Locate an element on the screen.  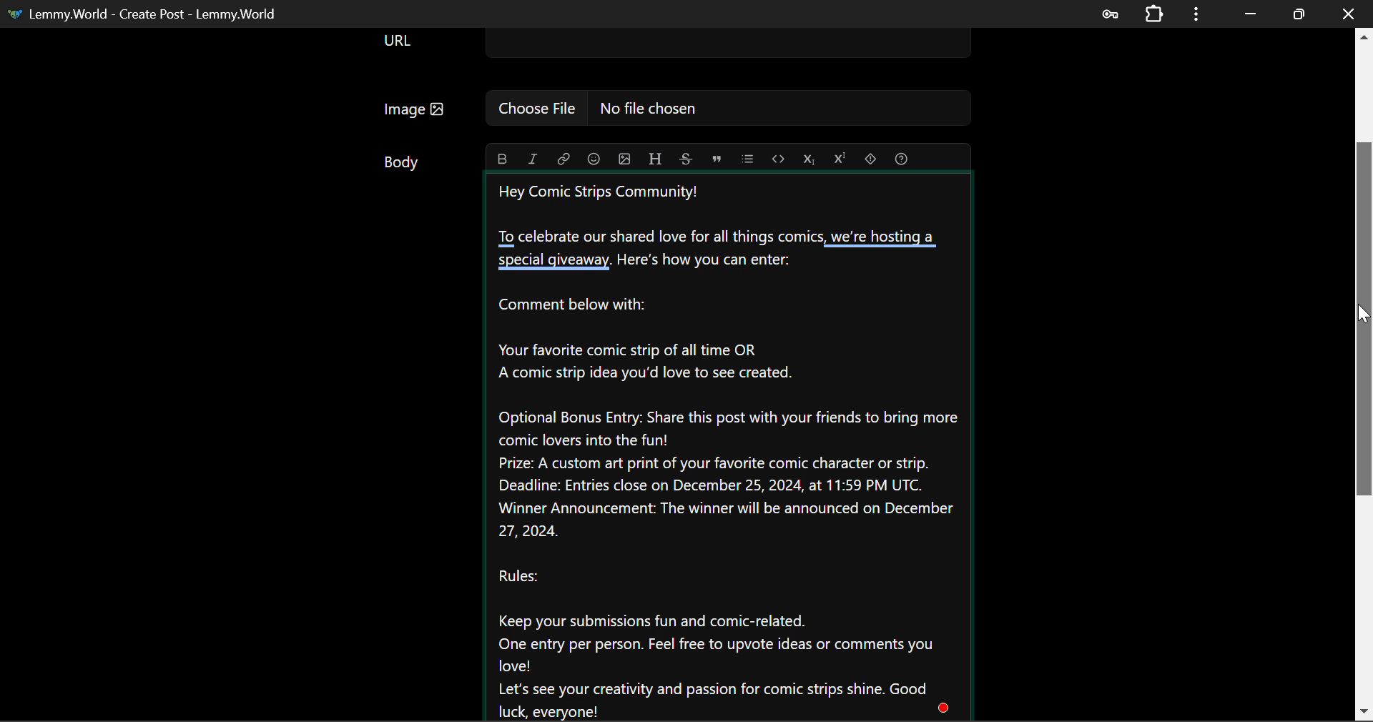
Hey Comic Strips Community!To celebrate our shared love for all things comics, we're hosting a special giveaway. Here's how you can enter: Comment below with: Your favorite comic strip of all time ORA comic strip idea you'd love to see created. Optional Bonus Entry: Share this post with your friends to bring morecomic lovers into the fun! Prize: A custom art print of your favorite comic character or strip. Deadline: Entries close on December 25, 2024, at 11:59 PM UTC. Winner Announcement: The winner will be announced on December 27, 2024. Rules:Keep your submissions fun and comic-related. One entry per person. Feel free to upvote ideas or comments youlove! Let's see your creativity and passion for comic strips shine. Goodluck, everyone! is located at coordinates (730, 449).